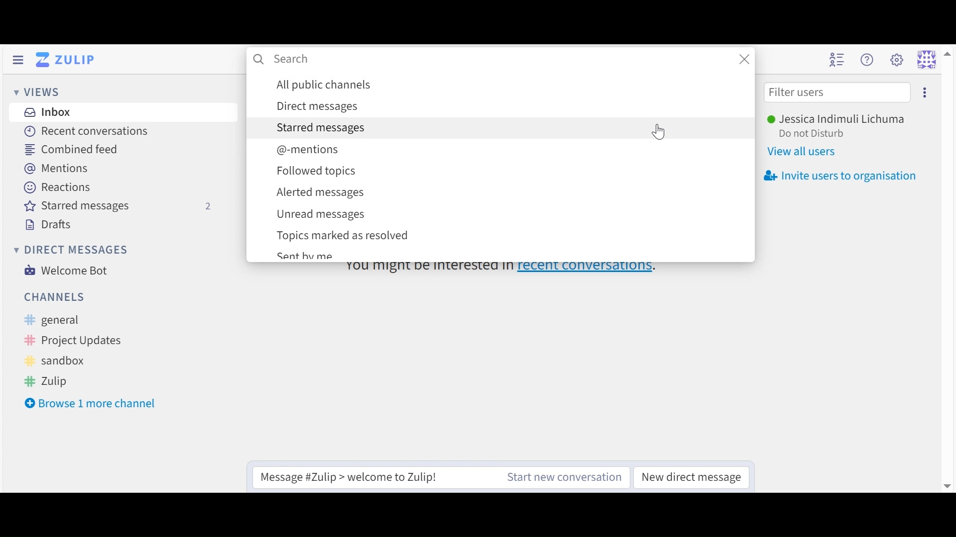  I want to click on Hide Sidebar, so click(17, 60).